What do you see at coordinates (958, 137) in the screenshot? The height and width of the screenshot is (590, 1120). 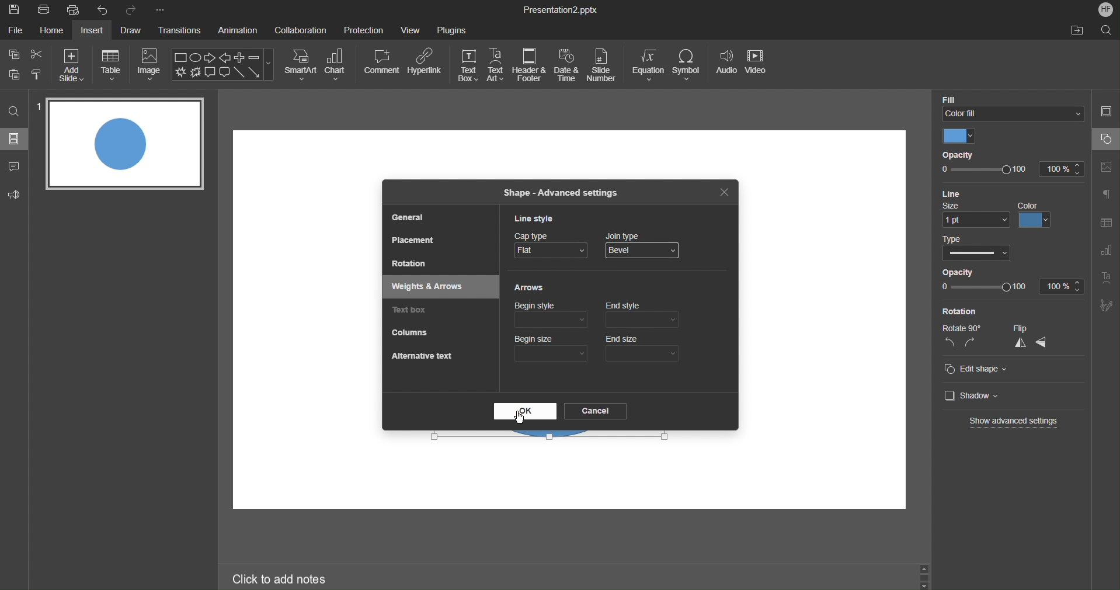 I see `Color` at bounding box center [958, 137].